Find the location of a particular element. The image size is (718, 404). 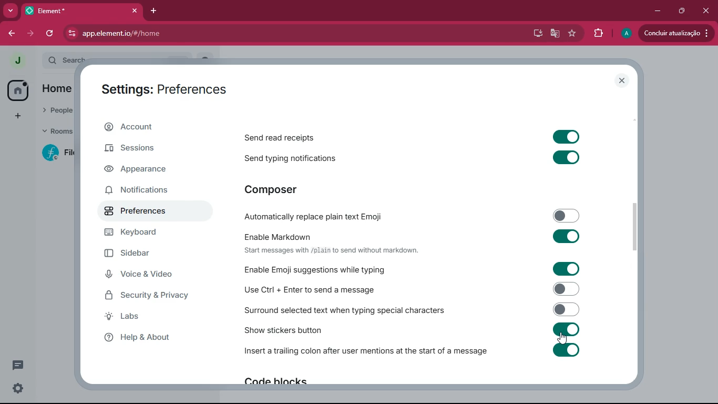

google translate is located at coordinates (555, 34).